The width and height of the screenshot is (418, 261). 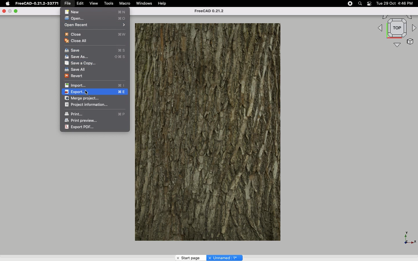 I want to click on New, so click(x=96, y=12).